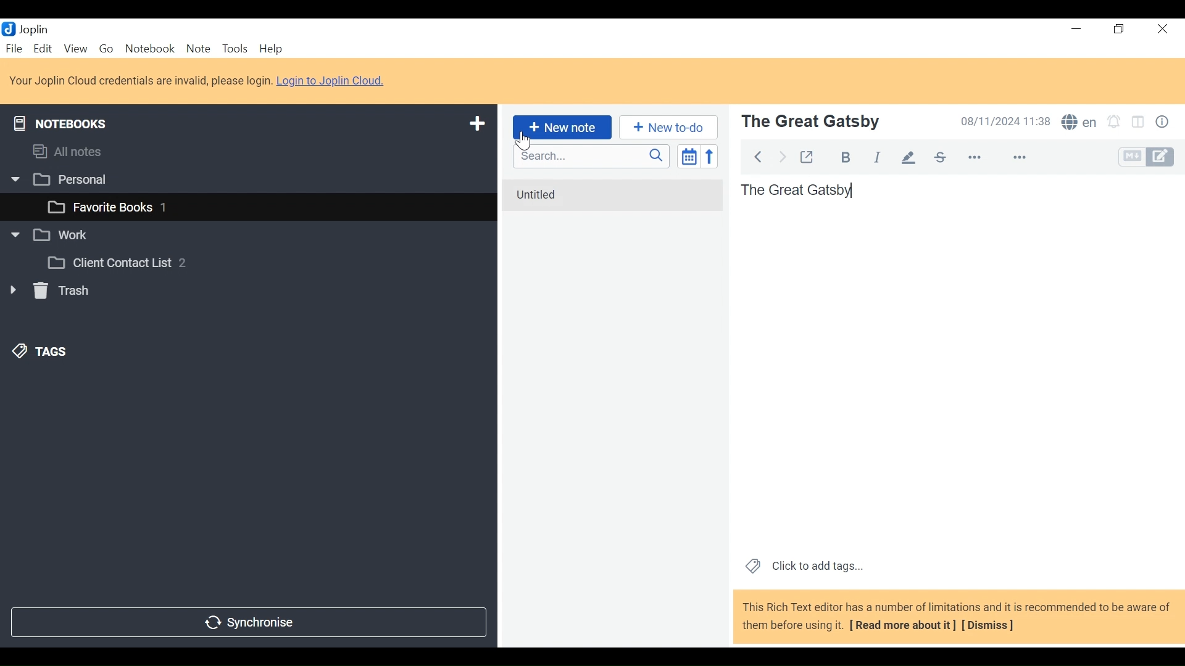 The height and width of the screenshot is (666, 1185). Describe the element at coordinates (1004, 122) in the screenshot. I see `08/11/2024 11:38` at that location.